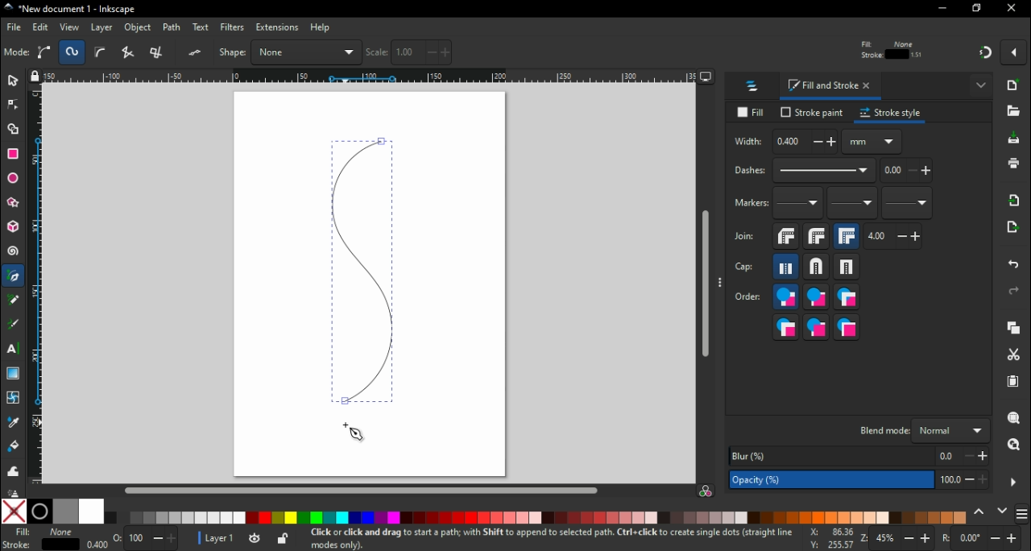 The height and width of the screenshot is (551, 1031). What do you see at coordinates (986, 56) in the screenshot?
I see `snapping: on/off` at bounding box center [986, 56].